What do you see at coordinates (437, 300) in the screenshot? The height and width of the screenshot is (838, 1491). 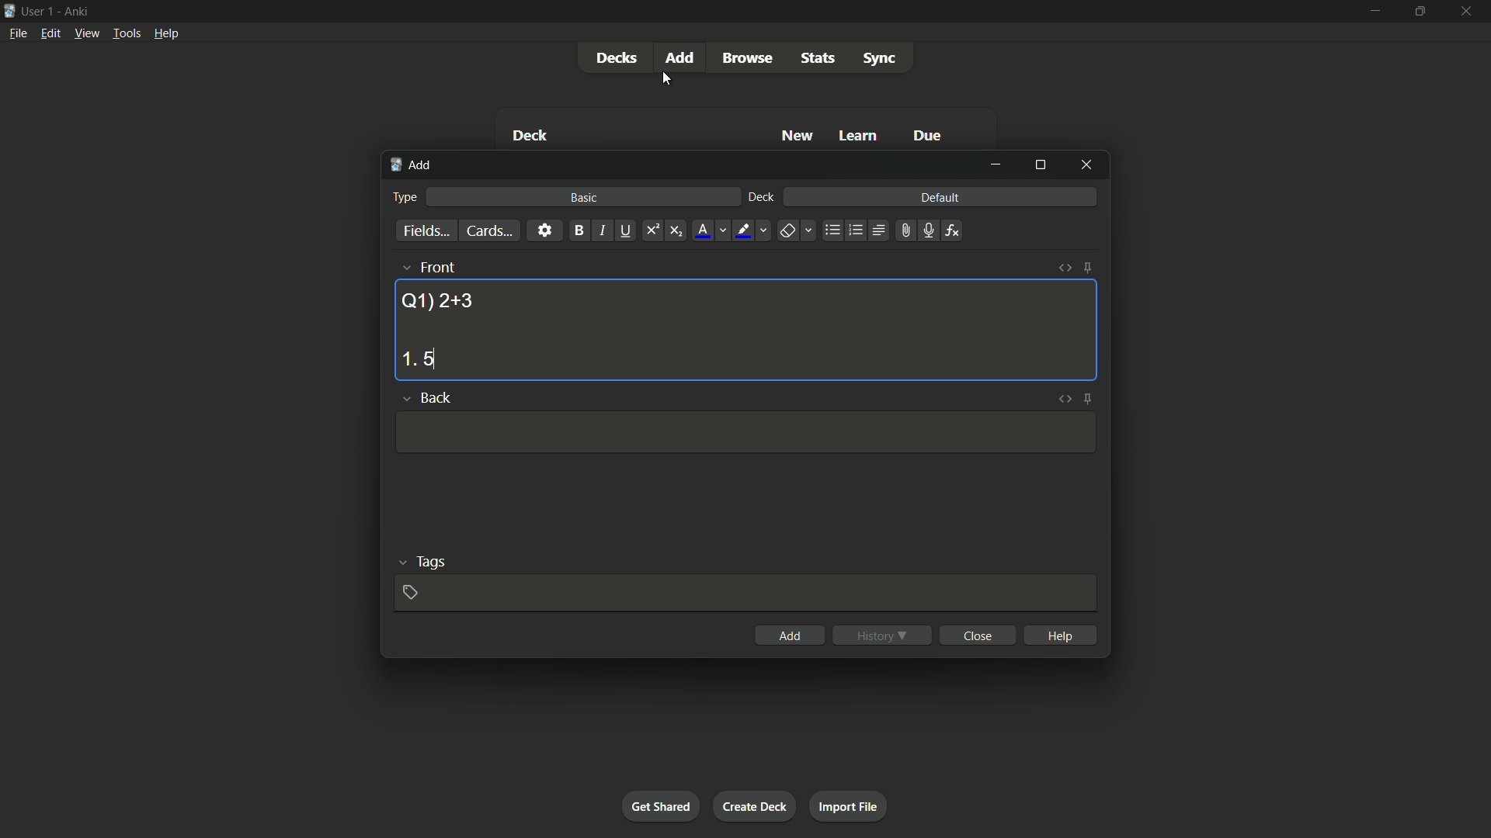 I see `question` at bounding box center [437, 300].